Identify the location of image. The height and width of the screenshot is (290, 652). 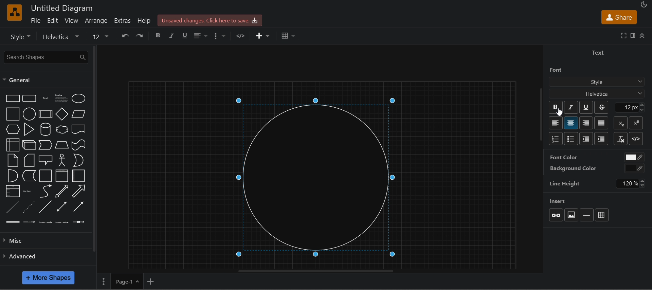
(571, 215).